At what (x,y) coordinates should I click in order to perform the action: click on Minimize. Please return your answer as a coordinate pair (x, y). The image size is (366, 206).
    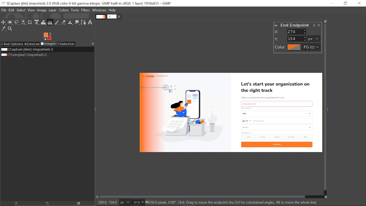
    Looking at the image, I should click on (333, 3).